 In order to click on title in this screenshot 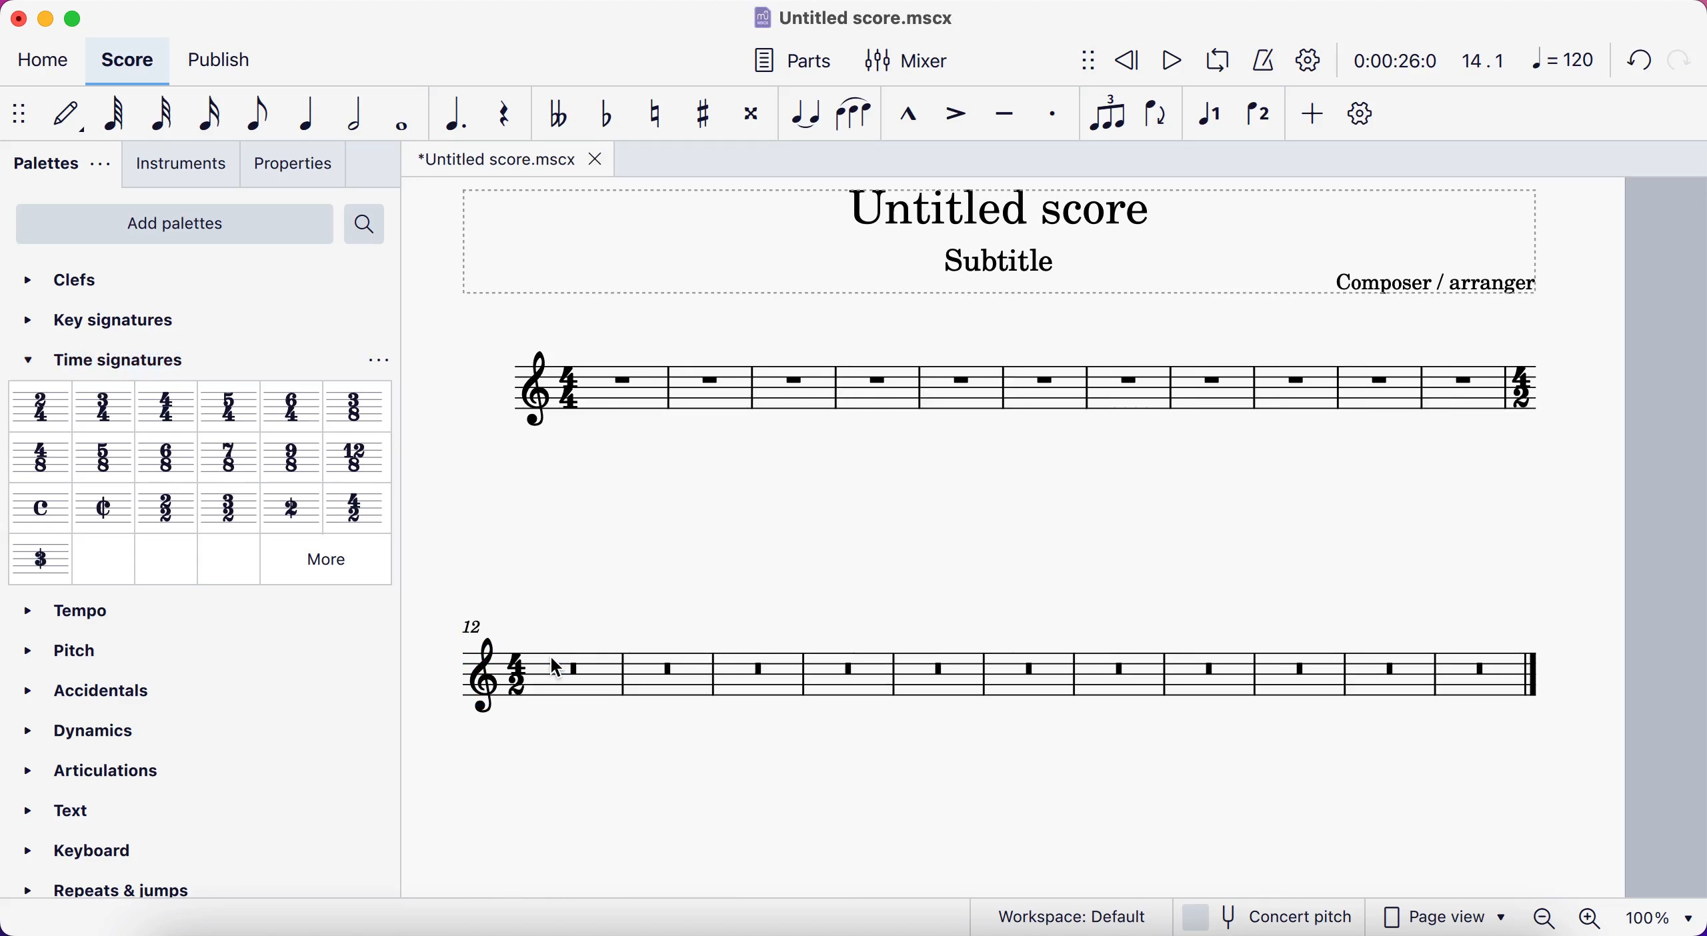, I will do `click(1000, 206)`.